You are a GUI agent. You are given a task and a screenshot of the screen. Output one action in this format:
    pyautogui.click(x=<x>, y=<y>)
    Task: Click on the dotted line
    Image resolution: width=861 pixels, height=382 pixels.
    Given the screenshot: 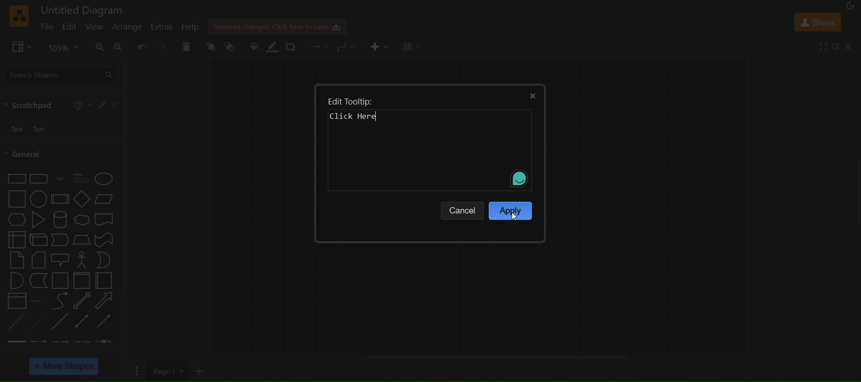 What is the action you would take?
    pyautogui.click(x=39, y=322)
    